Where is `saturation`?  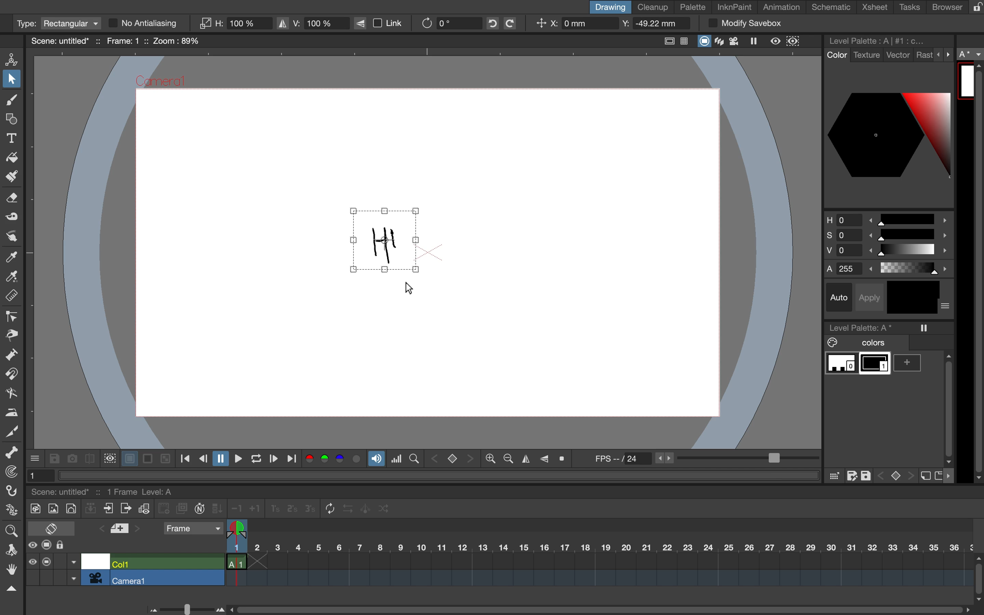 saturation is located at coordinates (887, 237).